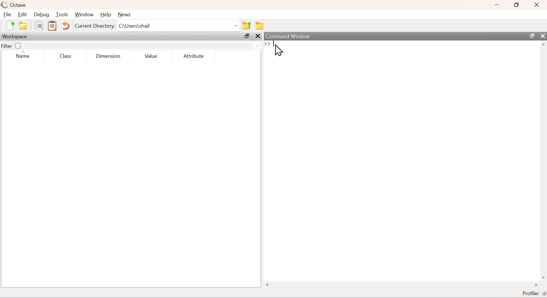 Image resolution: width=547 pixels, height=298 pixels. I want to click on one directory up, so click(246, 26).